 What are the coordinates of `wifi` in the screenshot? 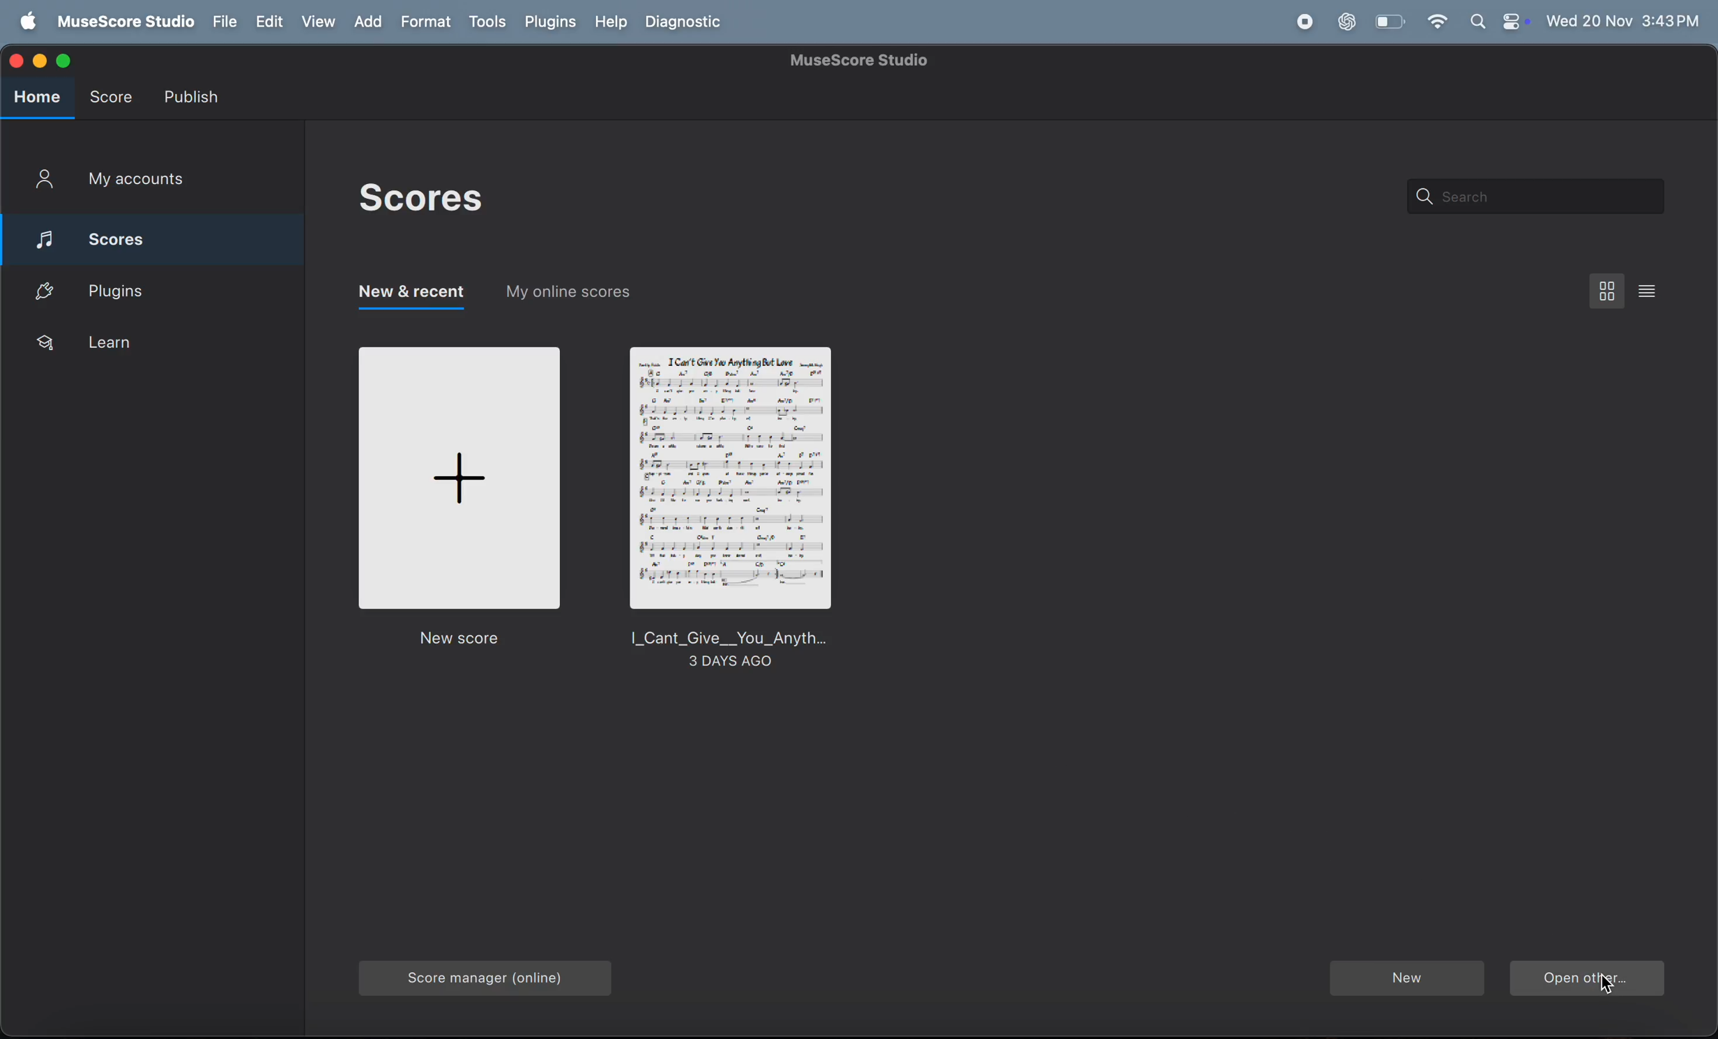 It's located at (1437, 22).